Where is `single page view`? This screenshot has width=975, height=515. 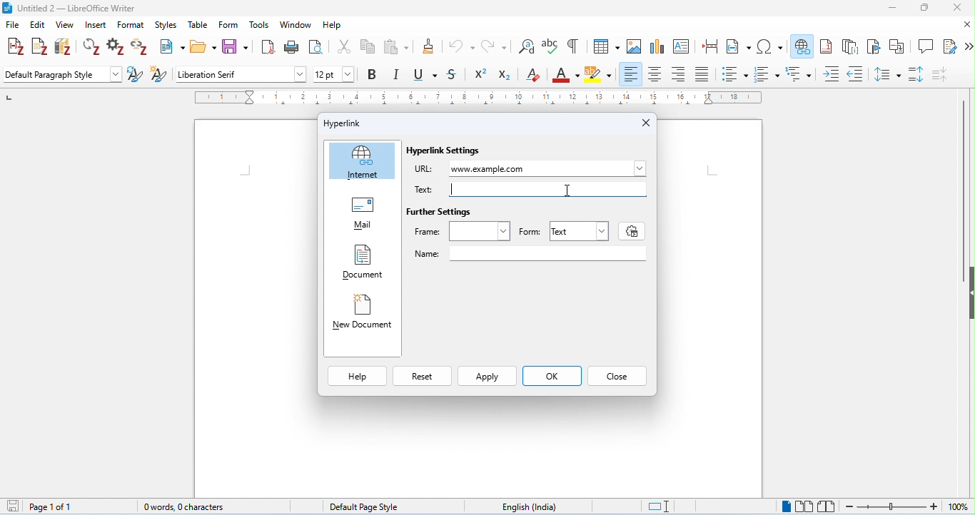
single page view is located at coordinates (784, 506).